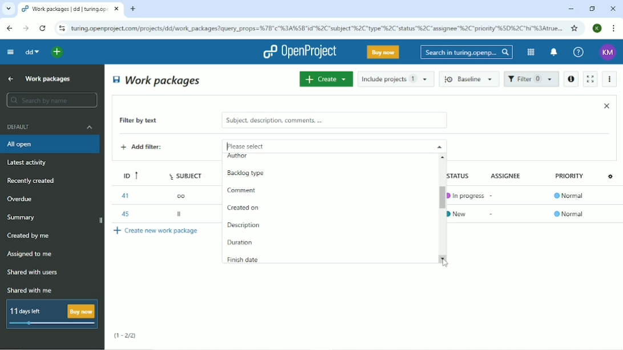 The image size is (623, 350). I want to click on Finish date, so click(244, 260).